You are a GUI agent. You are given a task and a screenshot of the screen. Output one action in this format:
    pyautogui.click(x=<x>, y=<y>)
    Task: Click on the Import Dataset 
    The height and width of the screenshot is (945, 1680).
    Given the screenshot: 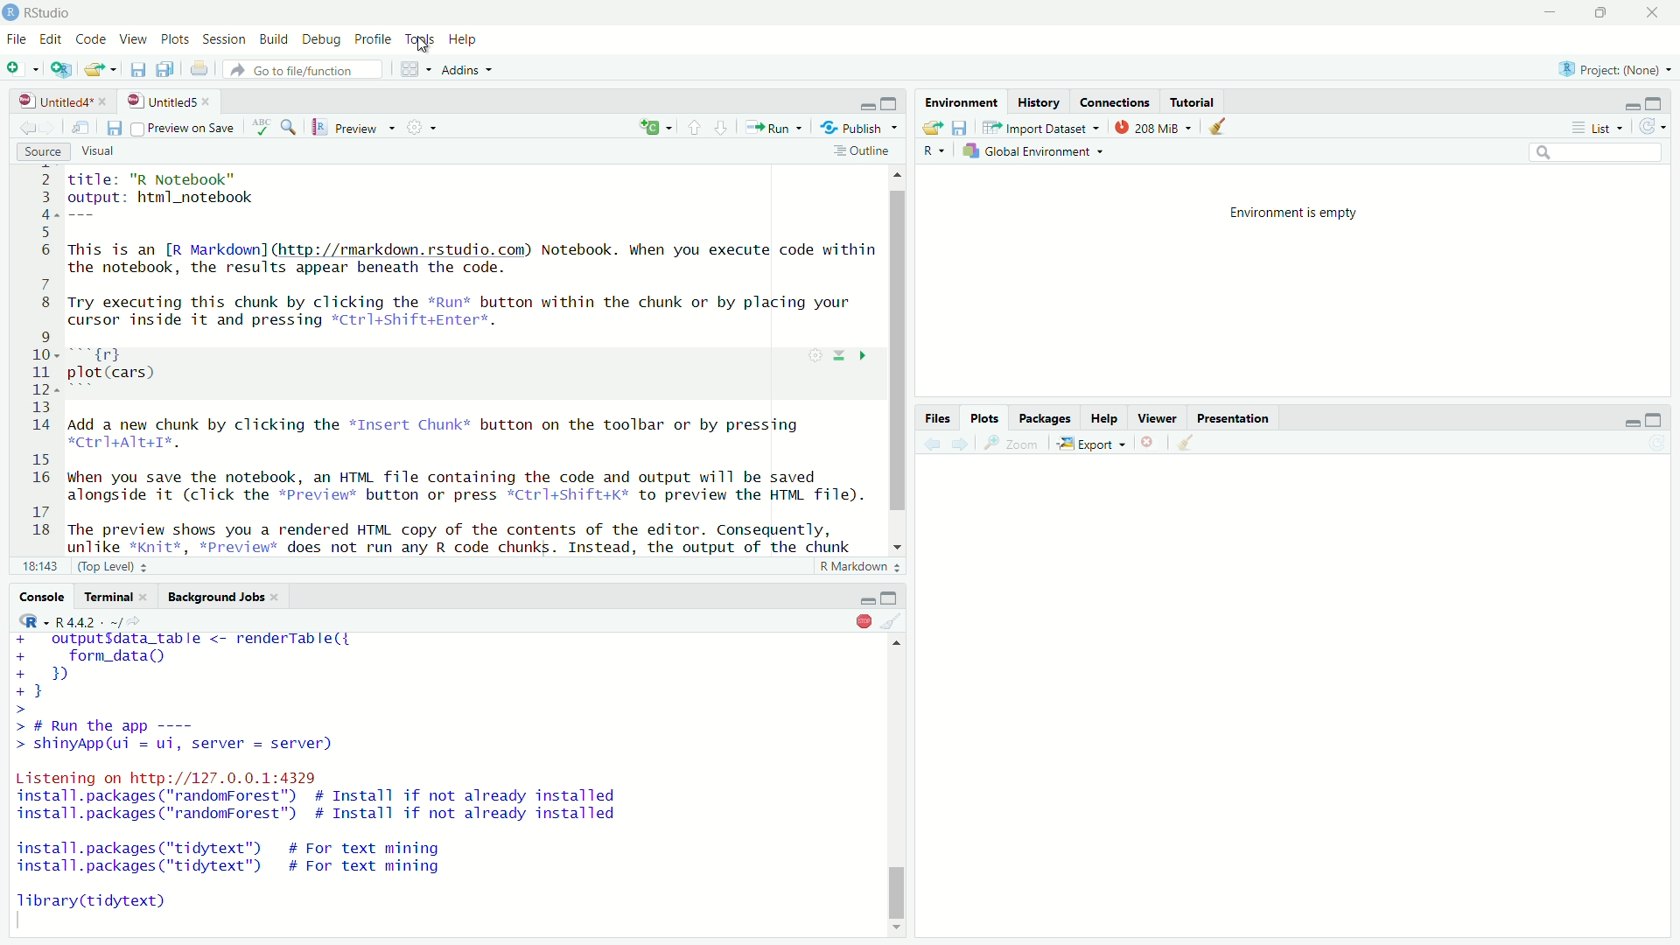 What is the action you would take?
    pyautogui.click(x=1042, y=127)
    